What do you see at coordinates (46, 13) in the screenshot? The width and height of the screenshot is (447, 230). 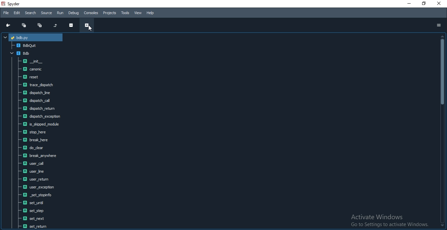 I see `Source` at bounding box center [46, 13].